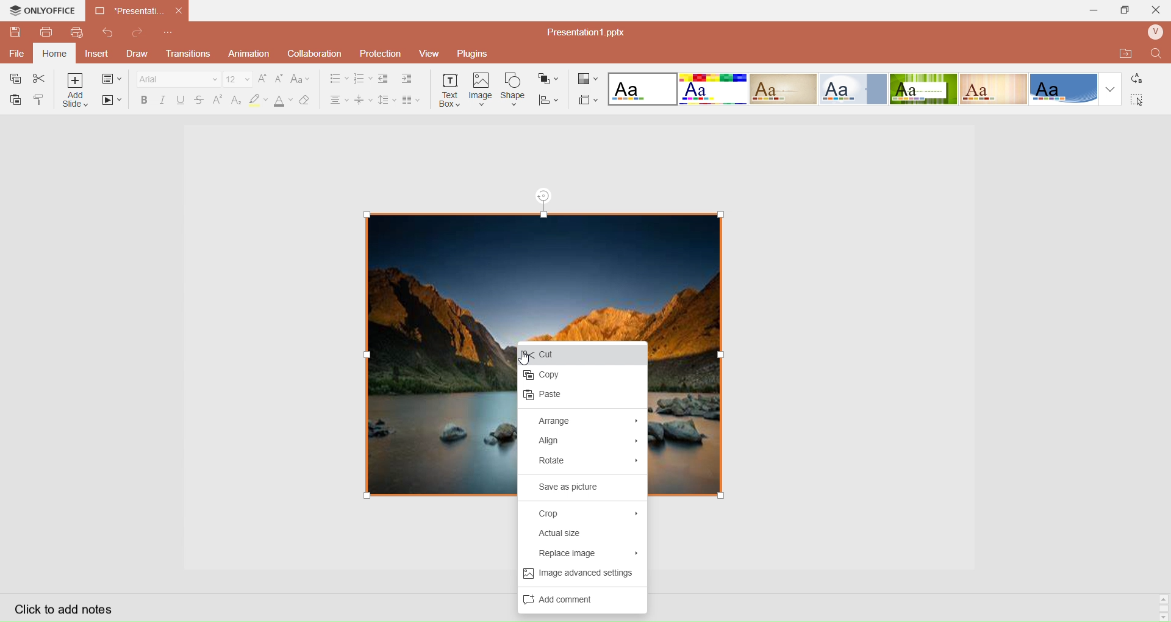 The width and height of the screenshot is (1171, 622). What do you see at coordinates (316, 54) in the screenshot?
I see `Collaboration` at bounding box center [316, 54].